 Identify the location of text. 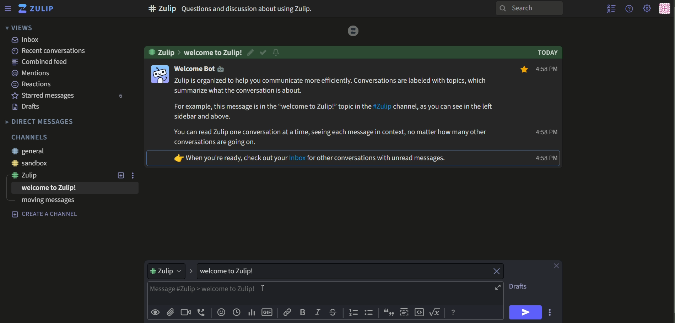
(310, 159).